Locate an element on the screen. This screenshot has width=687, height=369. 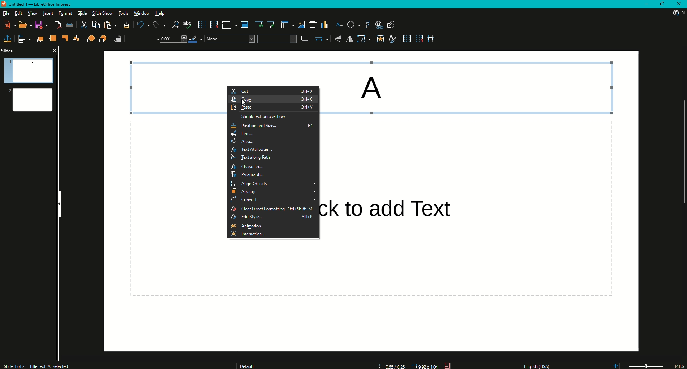
Spelling is located at coordinates (187, 25).